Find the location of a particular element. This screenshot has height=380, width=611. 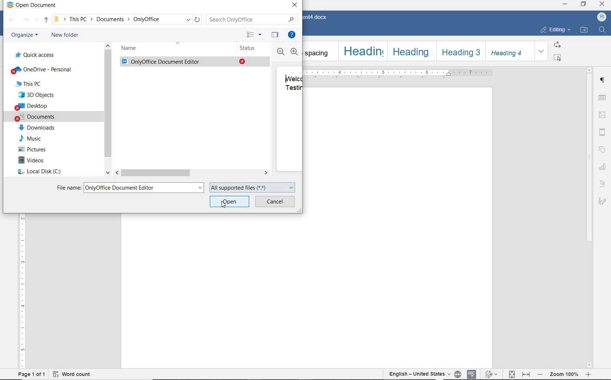

ruler is located at coordinates (22, 292).